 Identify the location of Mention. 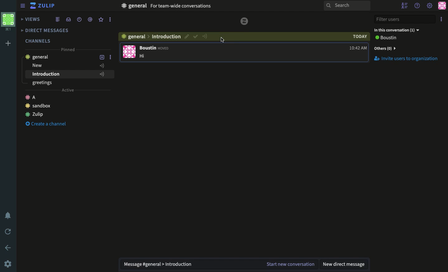
(91, 19).